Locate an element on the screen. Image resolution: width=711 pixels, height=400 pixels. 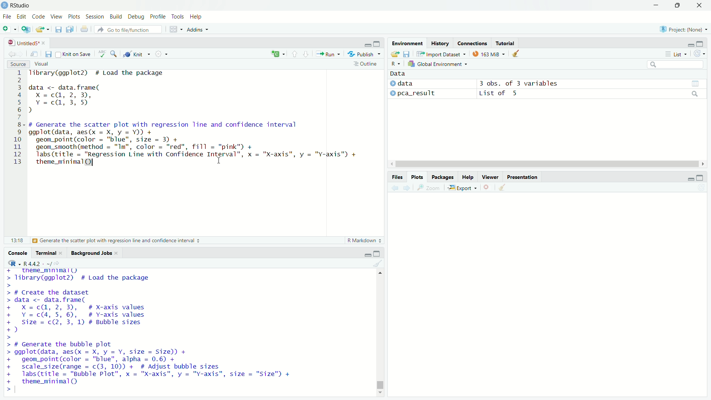
Zoom is located at coordinates (430, 188).